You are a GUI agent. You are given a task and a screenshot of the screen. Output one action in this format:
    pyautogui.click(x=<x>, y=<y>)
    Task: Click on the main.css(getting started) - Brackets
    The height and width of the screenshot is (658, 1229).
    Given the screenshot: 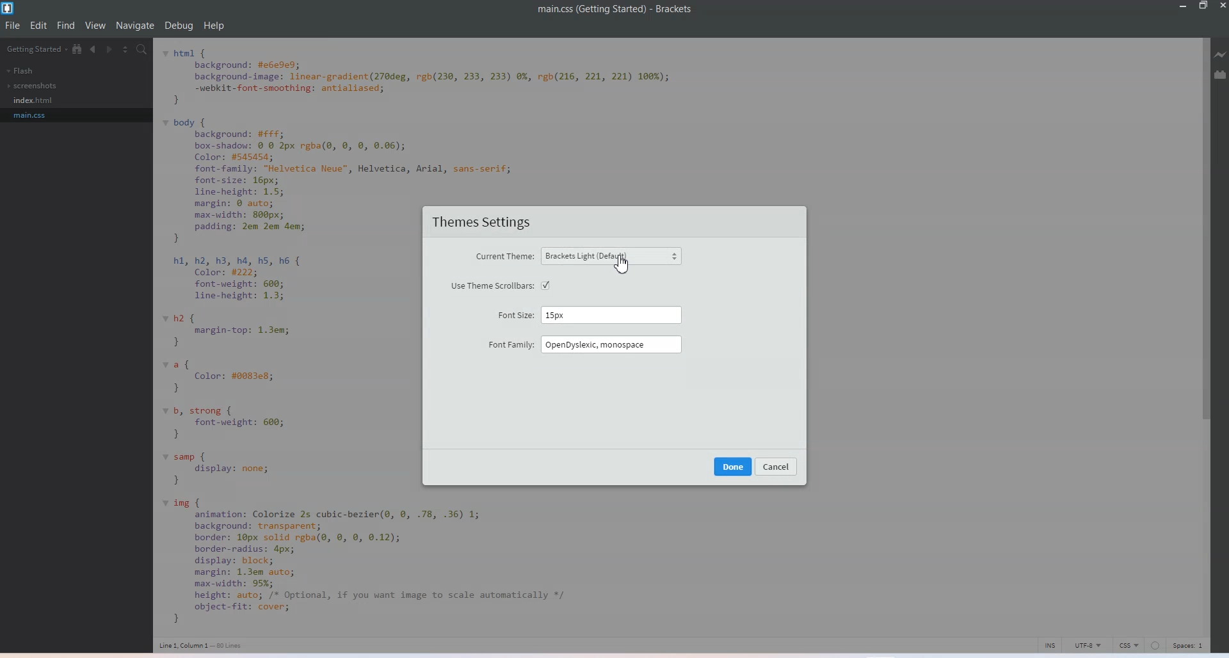 What is the action you would take?
    pyautogui.click(x=625, y=10)
    